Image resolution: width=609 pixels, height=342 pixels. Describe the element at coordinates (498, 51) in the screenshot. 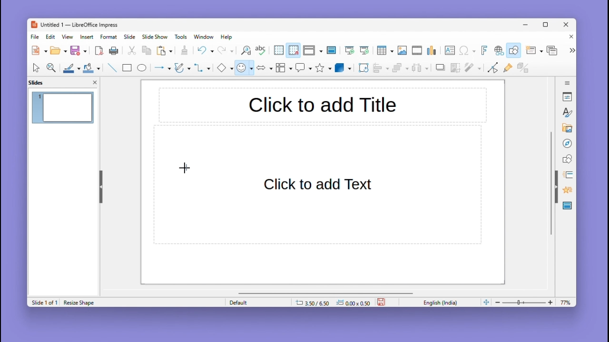

I see `Hyperlink` at that location.